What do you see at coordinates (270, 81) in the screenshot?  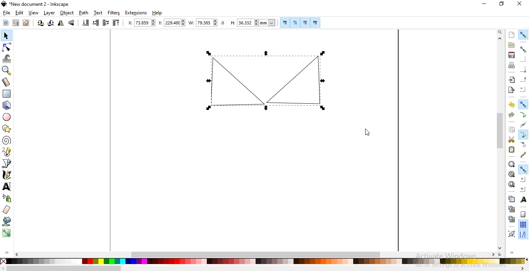 I see `object image` at bounding box center [270, 81].